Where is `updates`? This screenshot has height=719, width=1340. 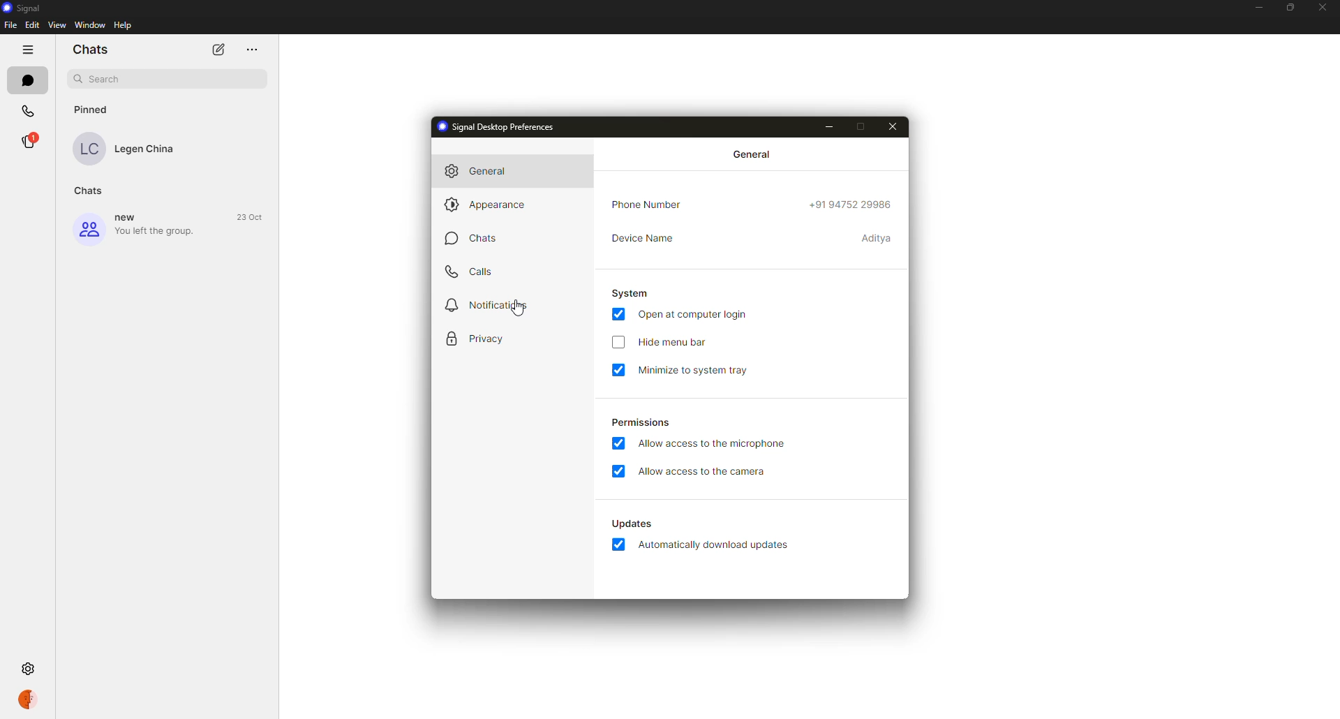 updates is located at coordinates (633, 524).